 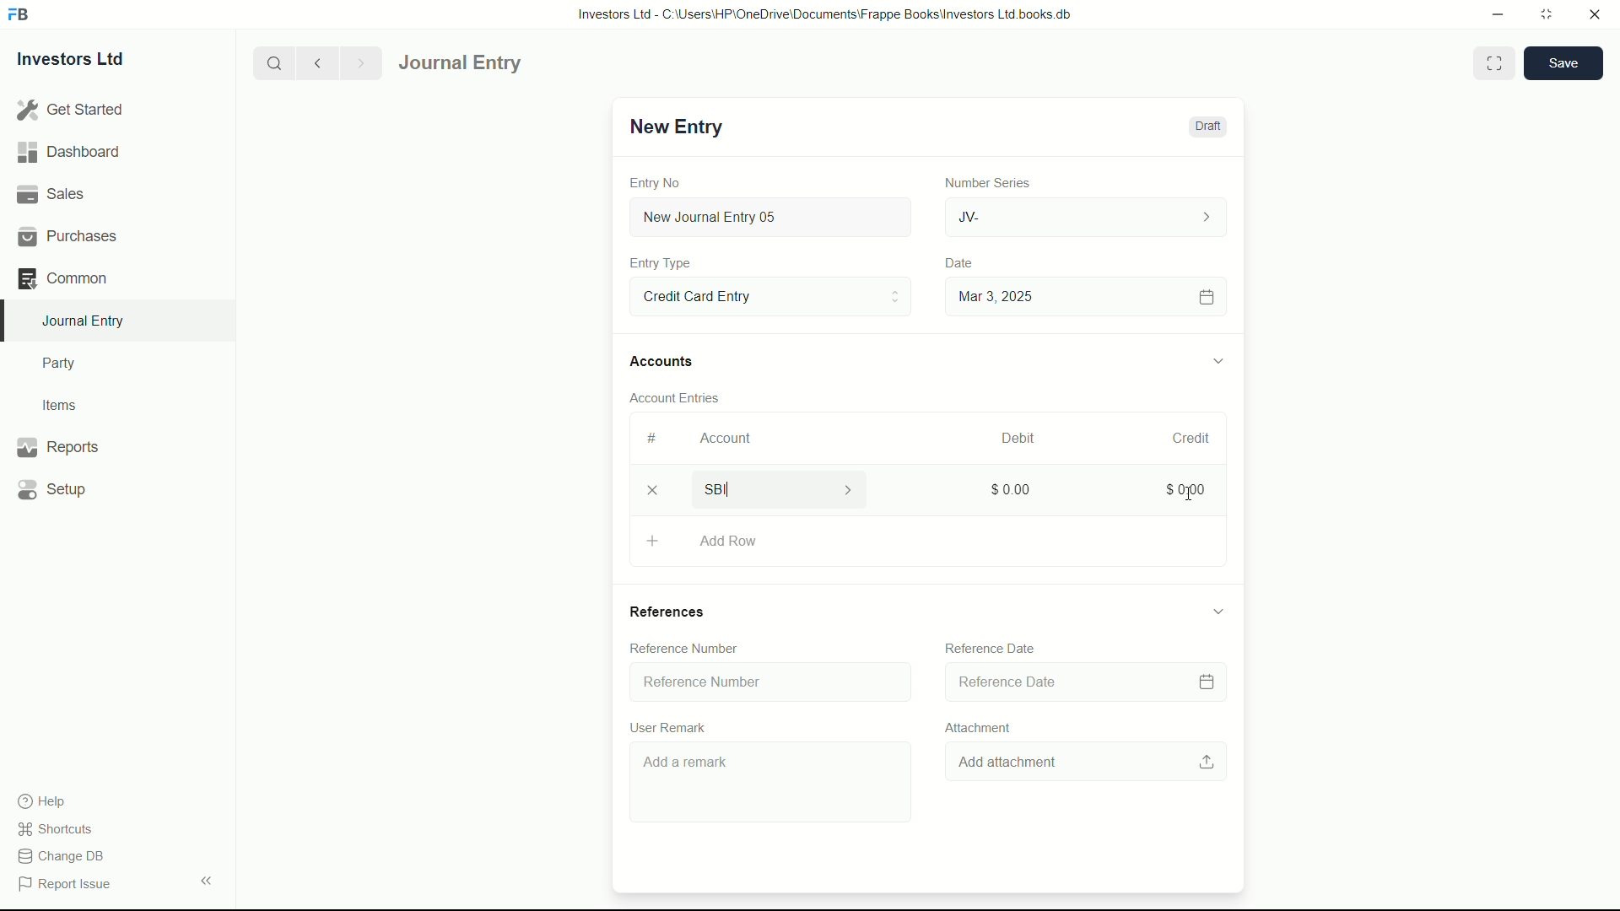 What do you see at coordinates (1596, 15) in the screenshot?
I see `close` at bounding box center [1596, 15].